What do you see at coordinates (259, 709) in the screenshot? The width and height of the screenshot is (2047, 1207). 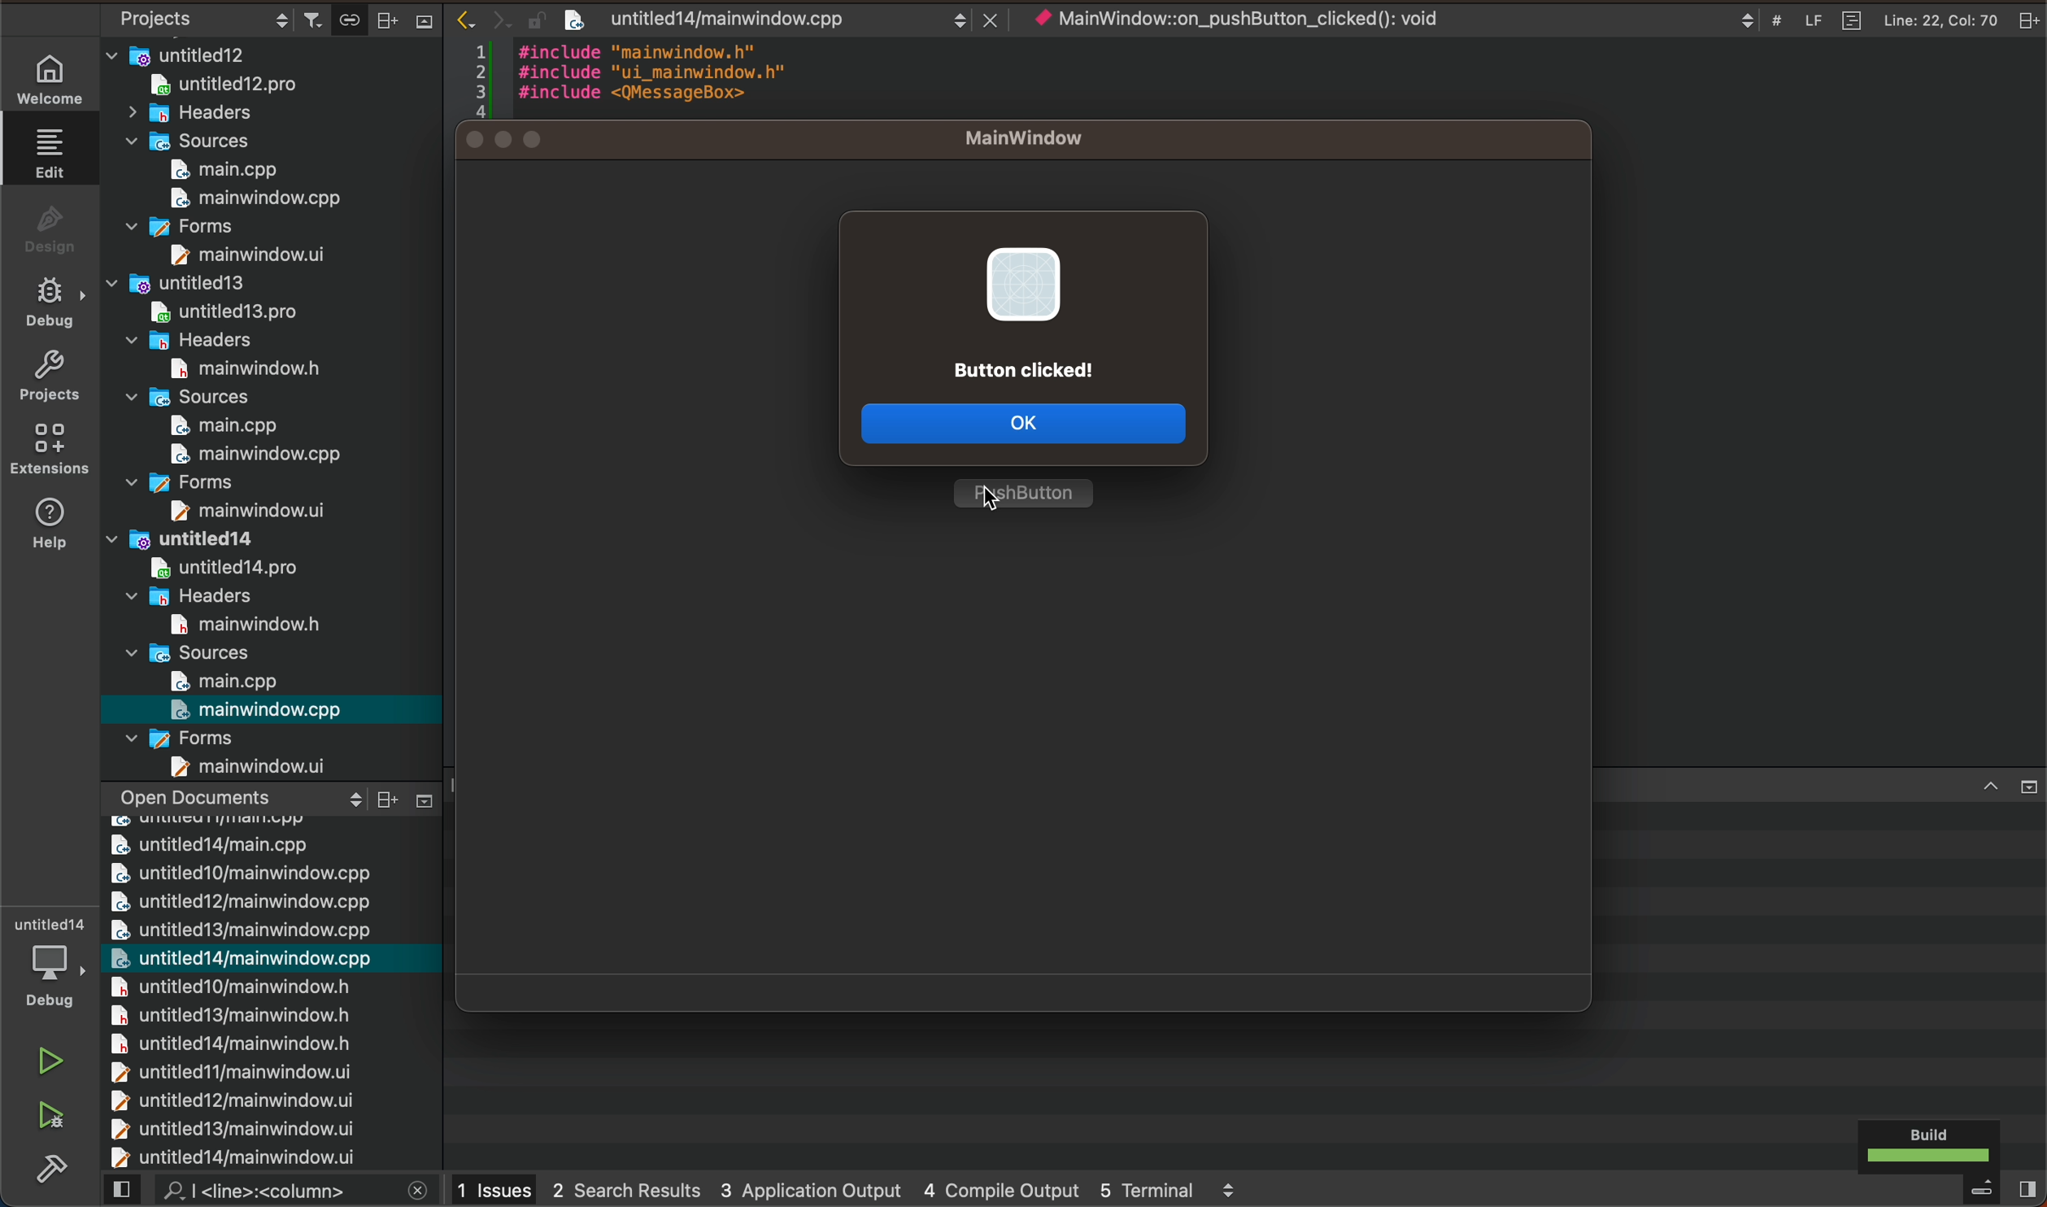 I see `main window.cpp` at bounding box center [259, 709].